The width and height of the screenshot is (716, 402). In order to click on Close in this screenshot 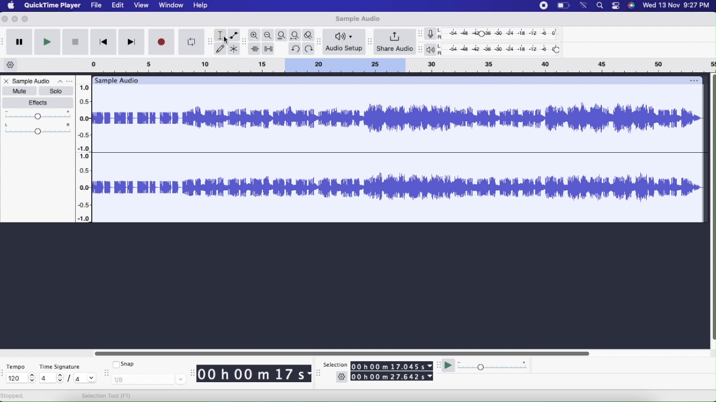, I will do `click(5, 19)`.